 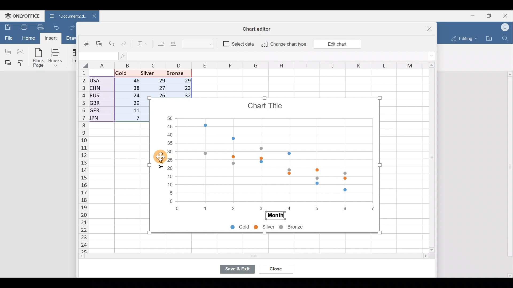 I want to click on Formula bar, so click(x=279, y=56).